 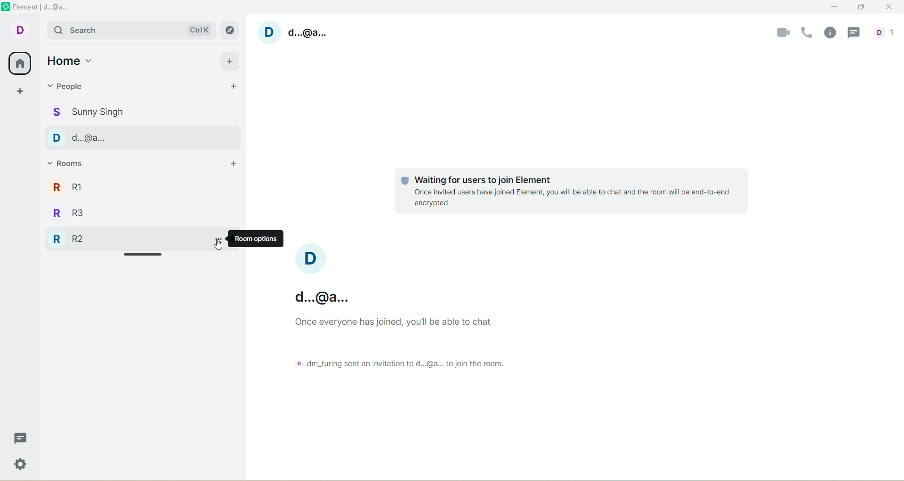 What do you see at coordinates (832, 33) in the screenshot?
I see `room info` at bounding box center [832, 33].